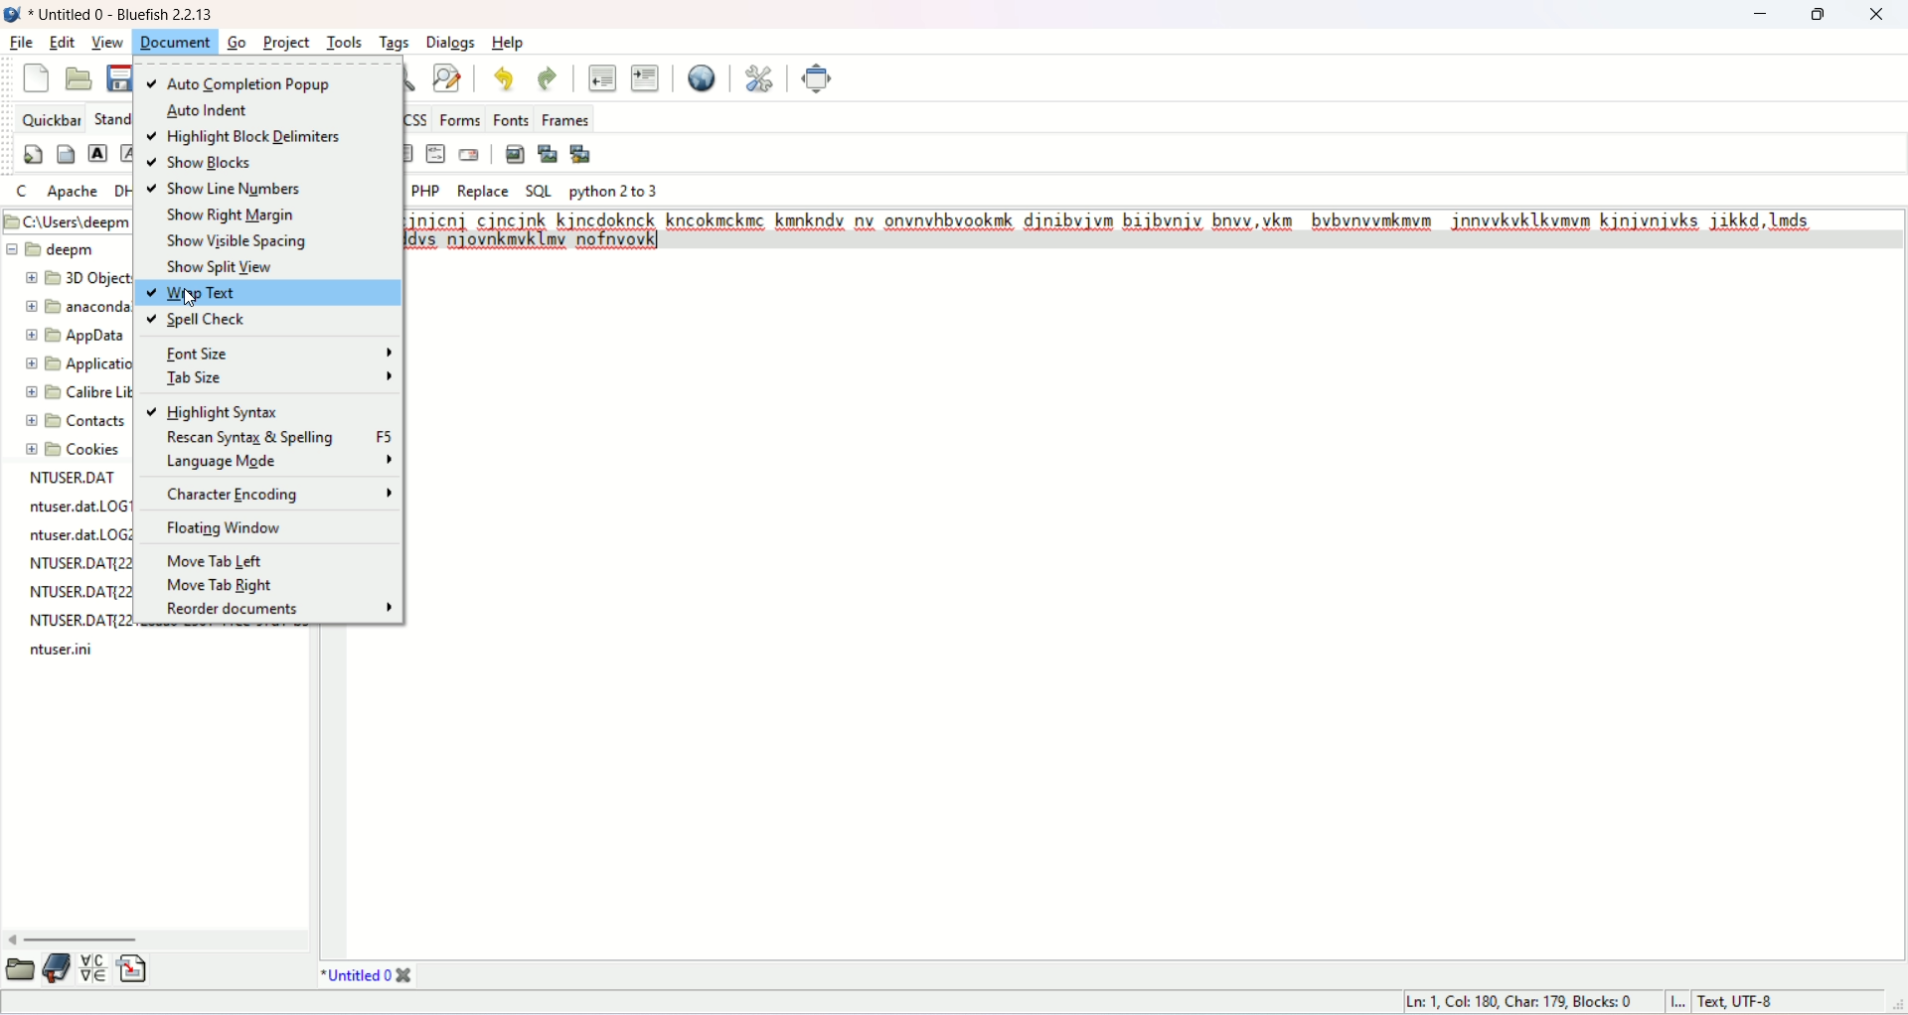 The width and height of the screenshot is (1908, 1015). What do you see at coordinates (282, 41) in the screenshot?
I see `document` at bounding box center [282, 41].